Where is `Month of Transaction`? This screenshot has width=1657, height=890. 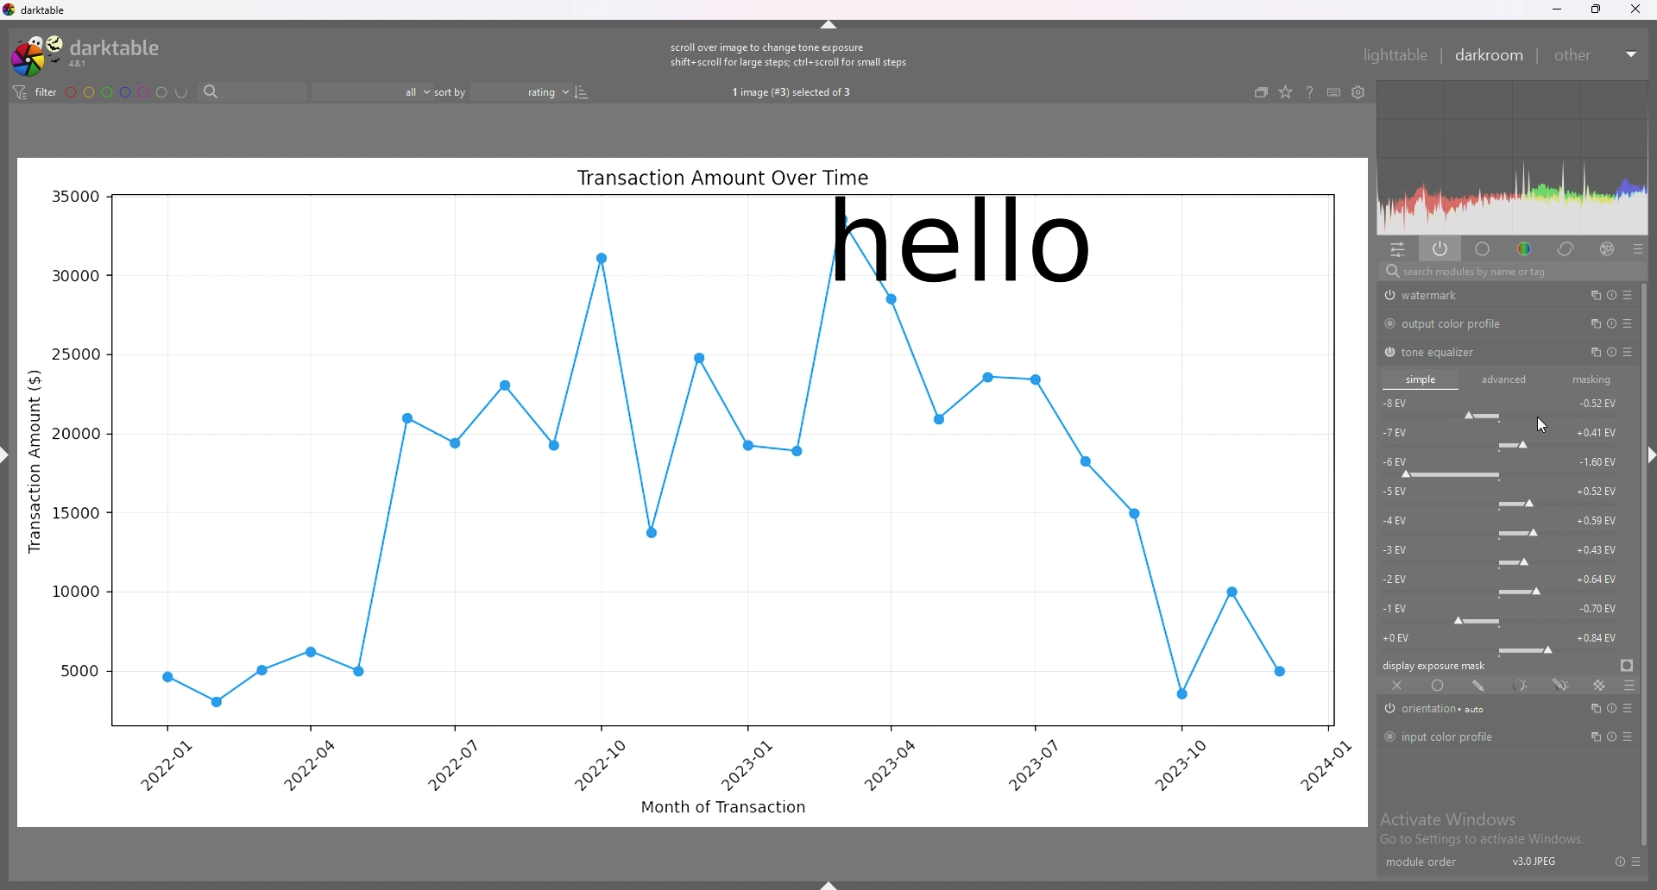
Month of Transaction is located at coordinates (723, 805).